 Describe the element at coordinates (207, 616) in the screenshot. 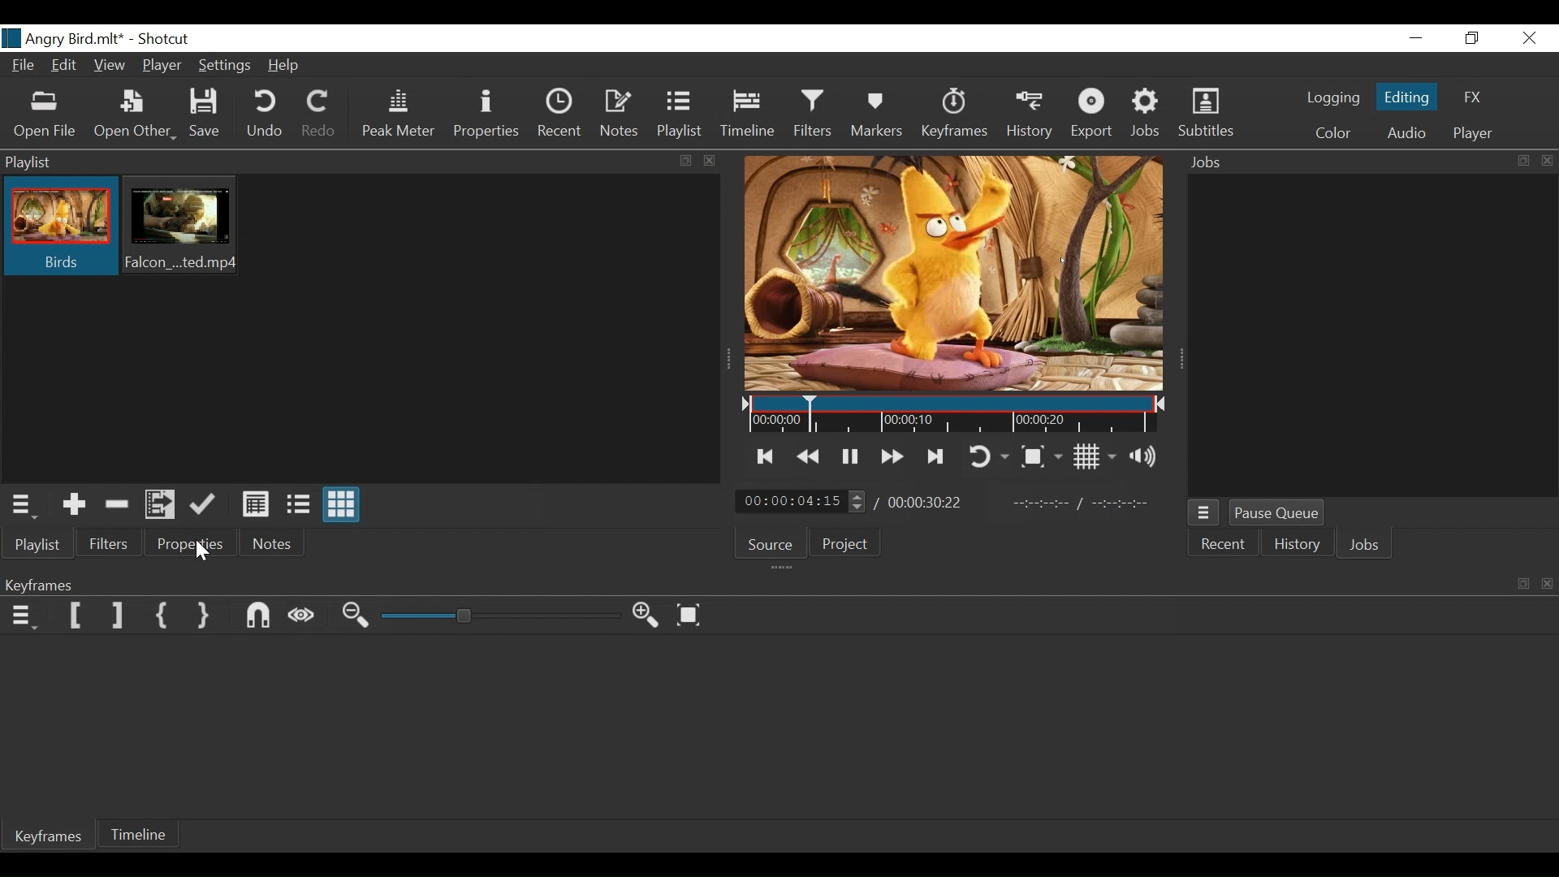

I see `Set Second Simple Keyframe` at that location.